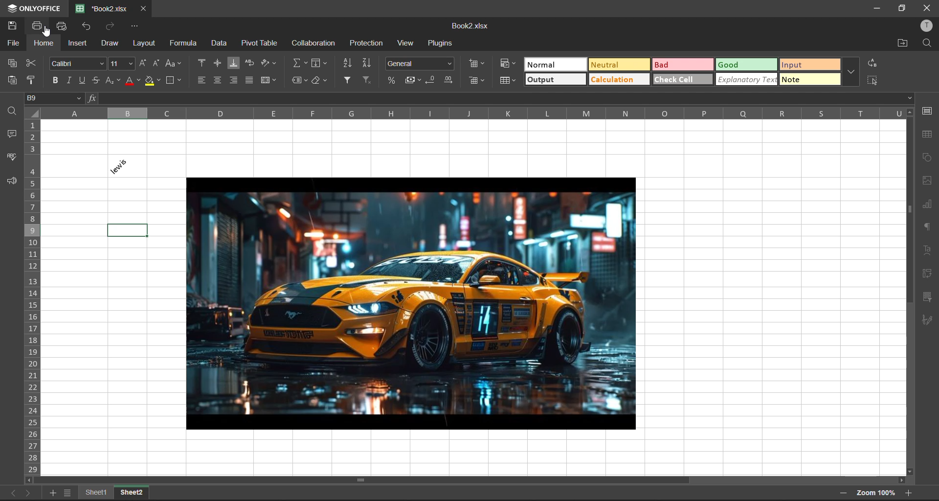  Describe the element at coordinates (322, 82) in the screenshot. I see `clear` at that location.